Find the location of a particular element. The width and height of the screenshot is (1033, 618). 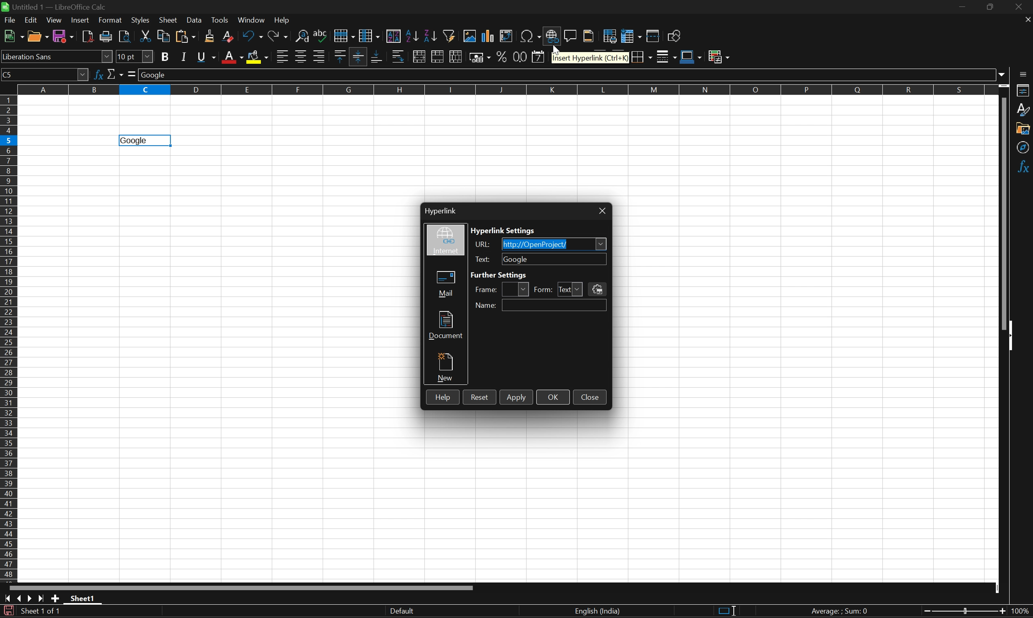

Untitled1 - LibreOffice Calc is located at coordinates (54, 6).